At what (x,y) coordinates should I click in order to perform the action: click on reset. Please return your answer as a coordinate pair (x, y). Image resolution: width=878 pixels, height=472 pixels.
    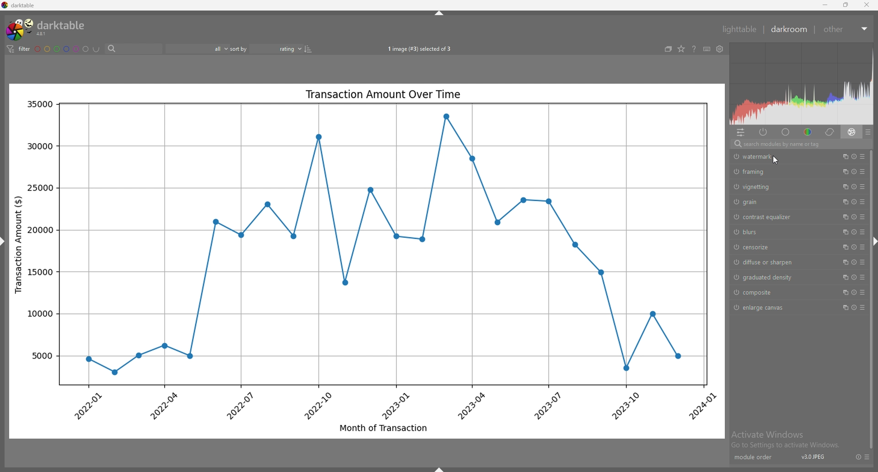
    Looking at the image, I should click on (854, 247).